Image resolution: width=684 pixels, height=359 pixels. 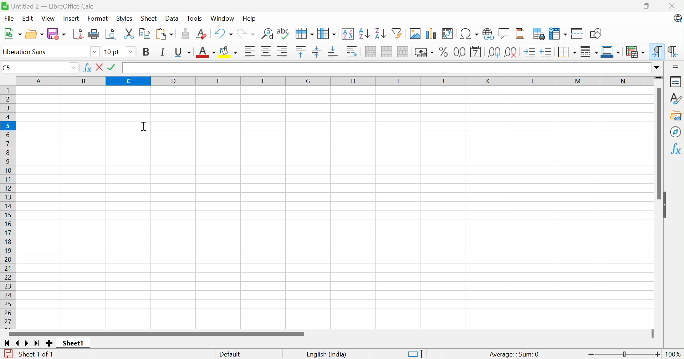 What do you see at coordinates (38, 343) in the screenshot?
I see `Scroll to last sheet` at bounding box center [38, 343].